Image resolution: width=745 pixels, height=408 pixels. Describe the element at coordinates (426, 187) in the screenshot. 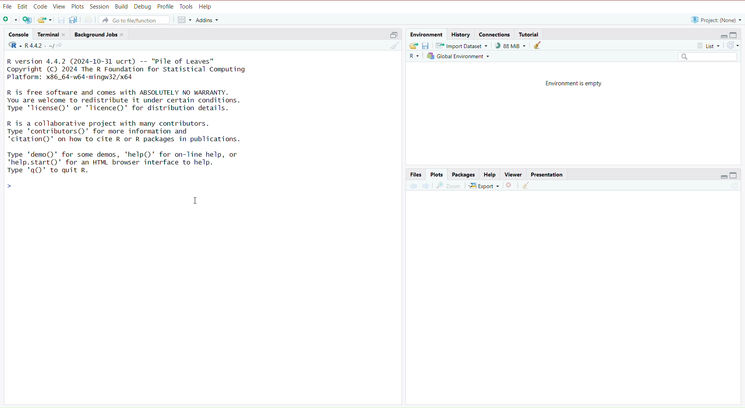

I see `forward` at that location.